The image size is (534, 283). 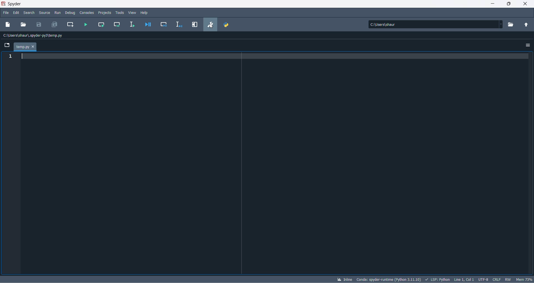 What do you see at coordinates (226, 25) in the screenshot?
I see `PYTHON PATH MANAGER` at bounding box center [226, 25].